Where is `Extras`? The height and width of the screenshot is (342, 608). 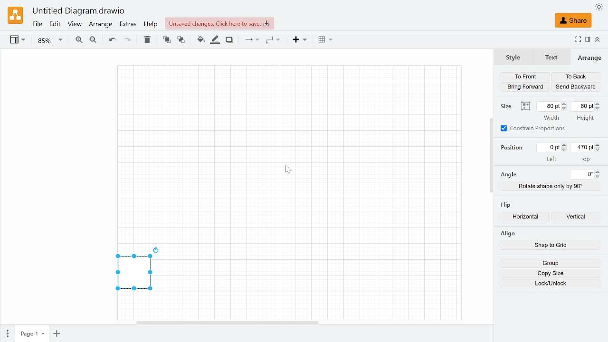 Extras is located at coordinates (129, 25).